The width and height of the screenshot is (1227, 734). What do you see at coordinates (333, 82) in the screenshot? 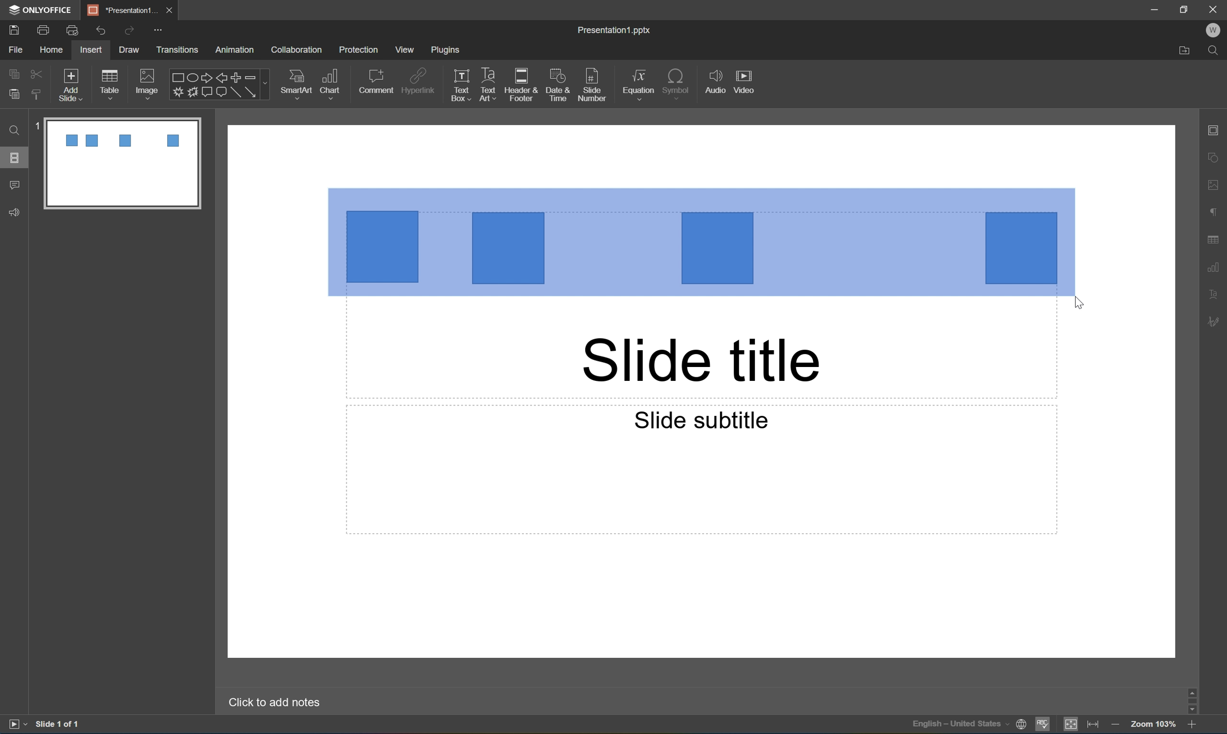
I see `chart` at bounding box center [333, 82].